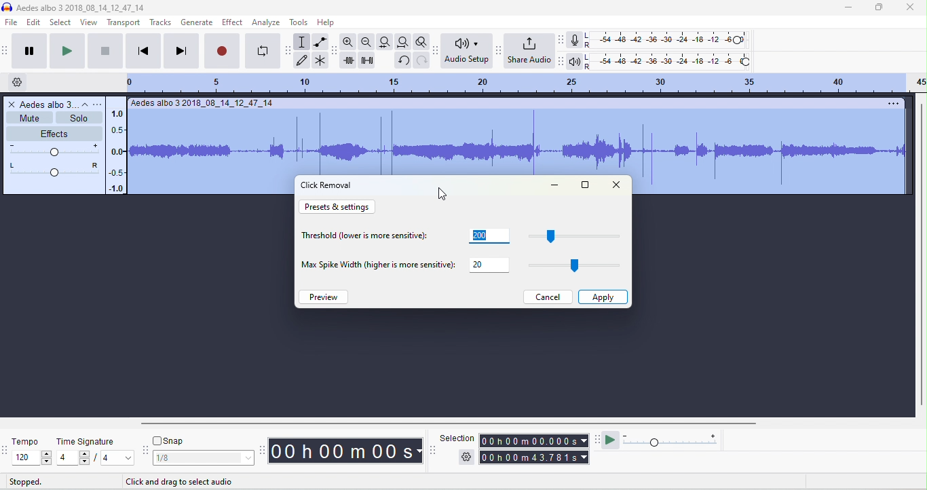  What do you see at coordinates (204, 104) in the screenshot?
I see `track title` at bounding box center [204, 104].